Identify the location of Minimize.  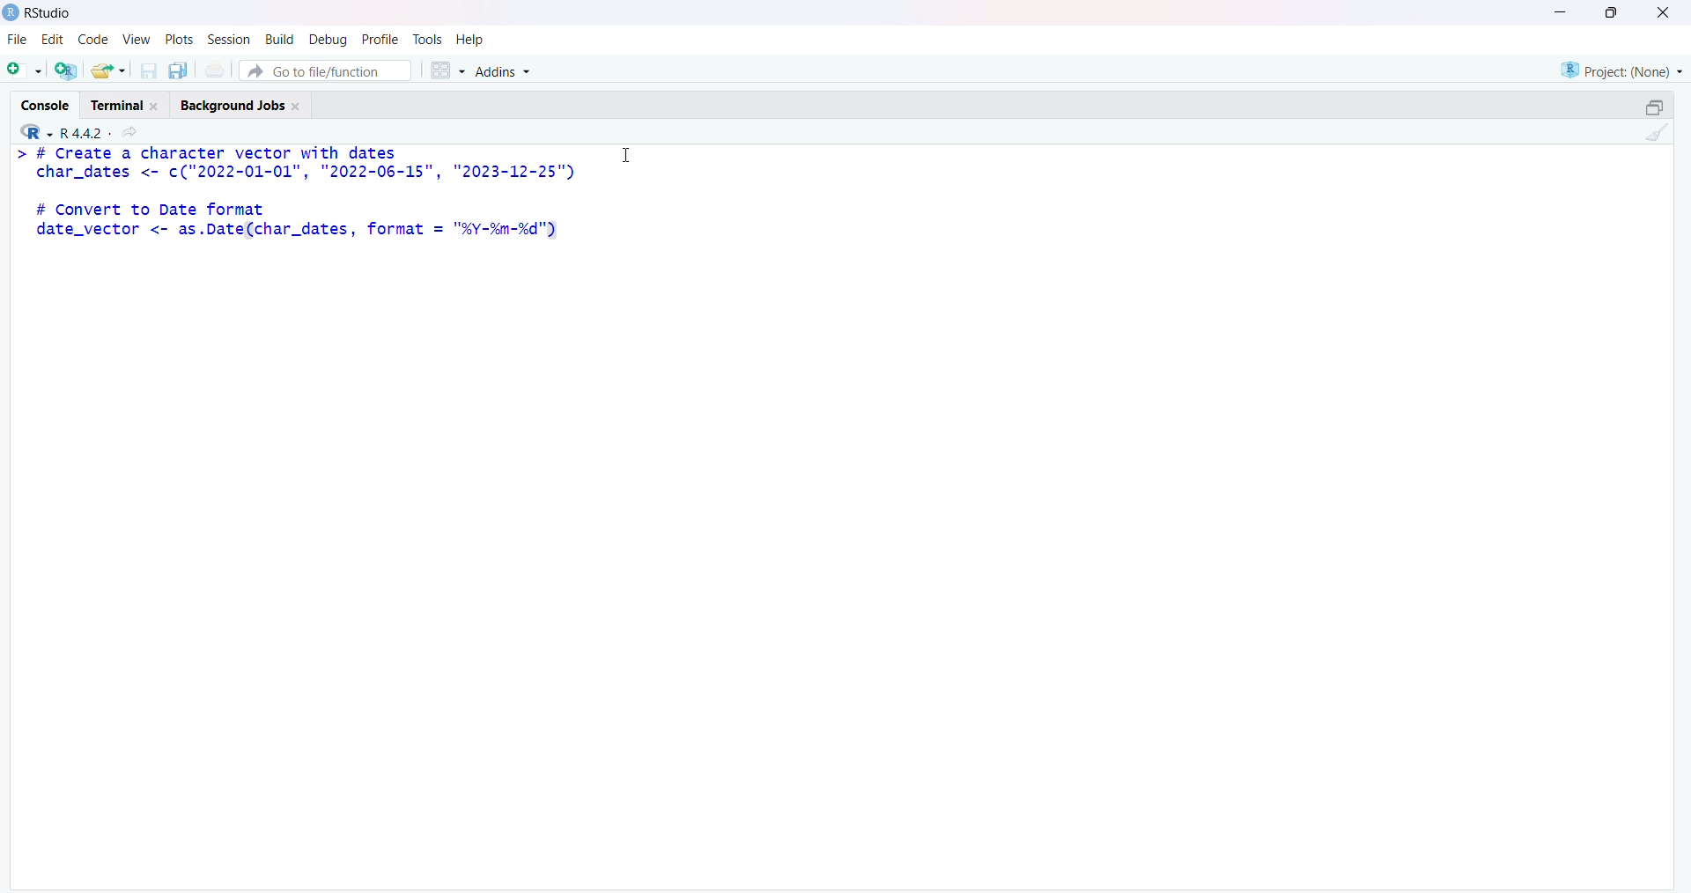
(1564, 11).